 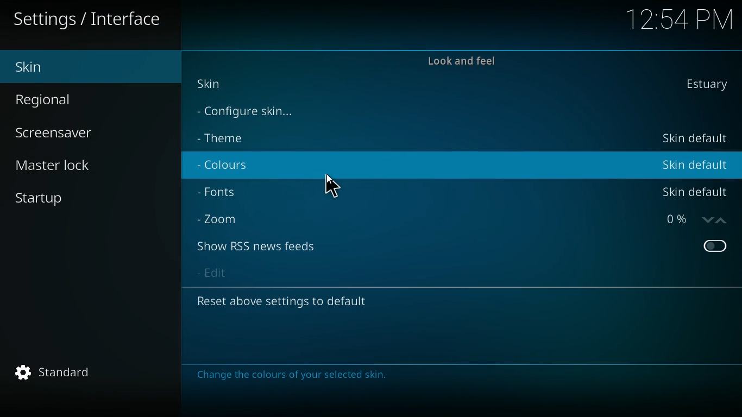 What do you see at coordinates (259, 247) in the screenshot?
I see `show rss` at bounding box center [259, 247].